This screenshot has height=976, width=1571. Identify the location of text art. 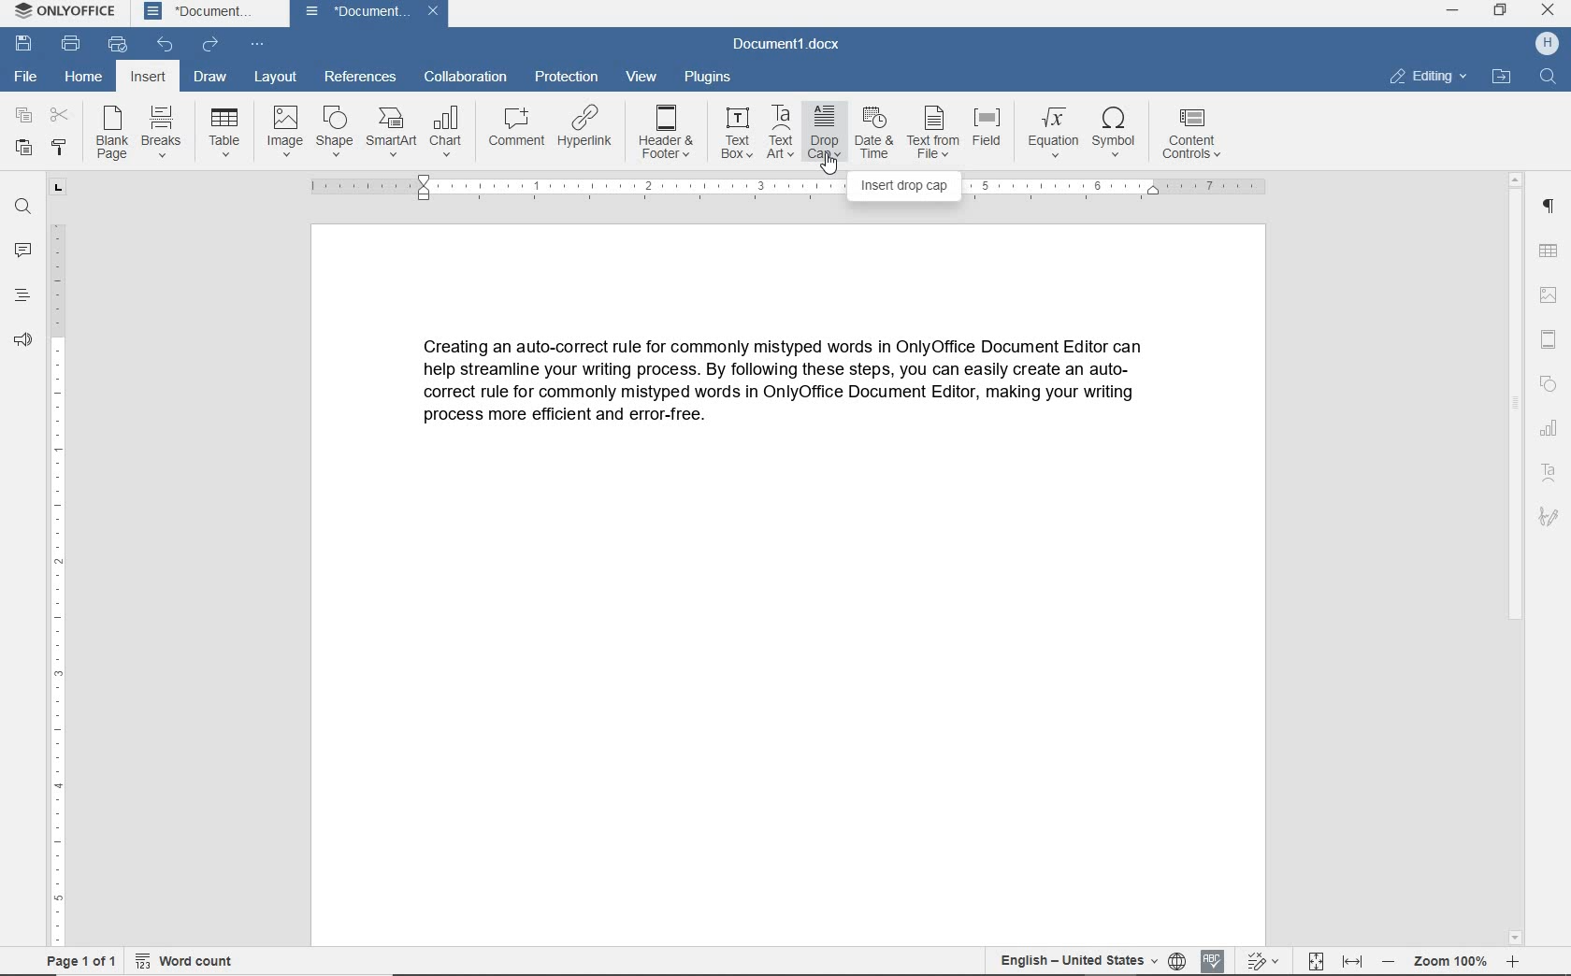
(779, 133).